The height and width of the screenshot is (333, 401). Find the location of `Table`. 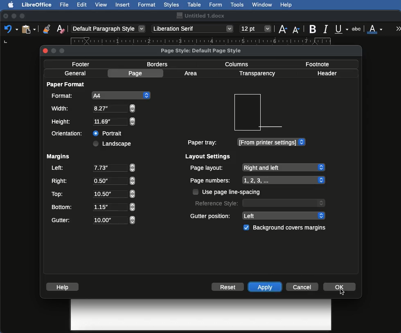

Table is located at coordinates (194, 4).